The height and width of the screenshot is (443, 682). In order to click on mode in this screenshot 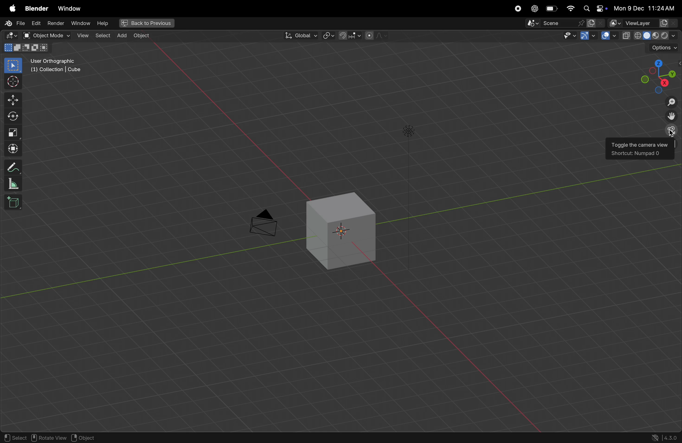, I will do `click(27, 48)`.